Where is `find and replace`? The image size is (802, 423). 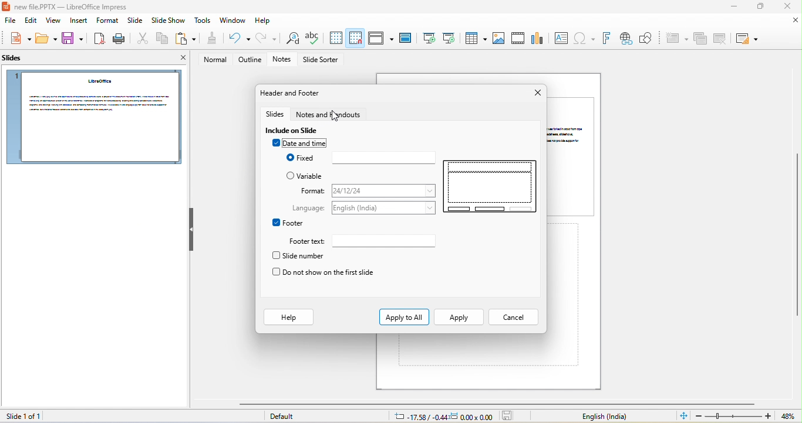 find and replace is located at coordinates (290, 39).